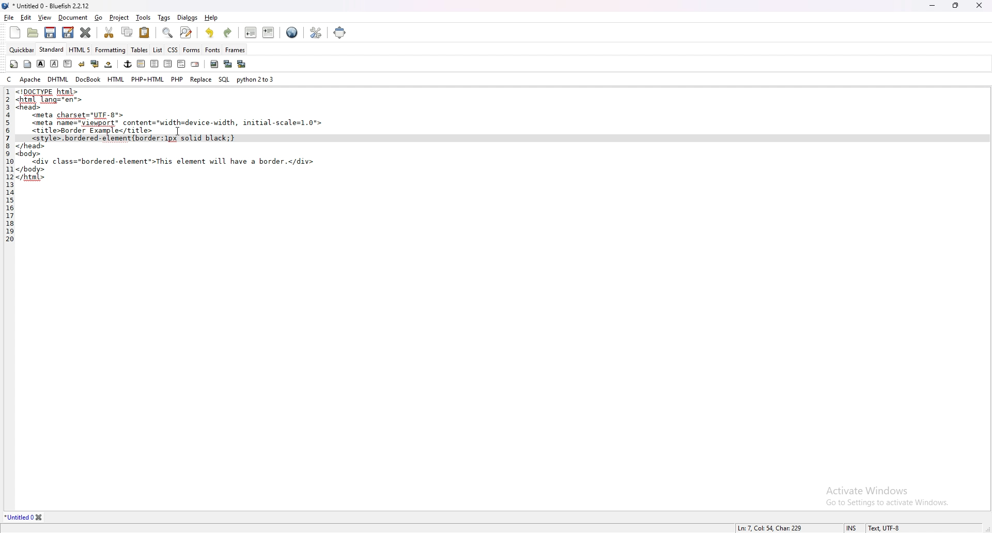  What do you see at coordinates (95, 64) in the screenshot?
I see `break and clear` at bounding box center [95, 64].